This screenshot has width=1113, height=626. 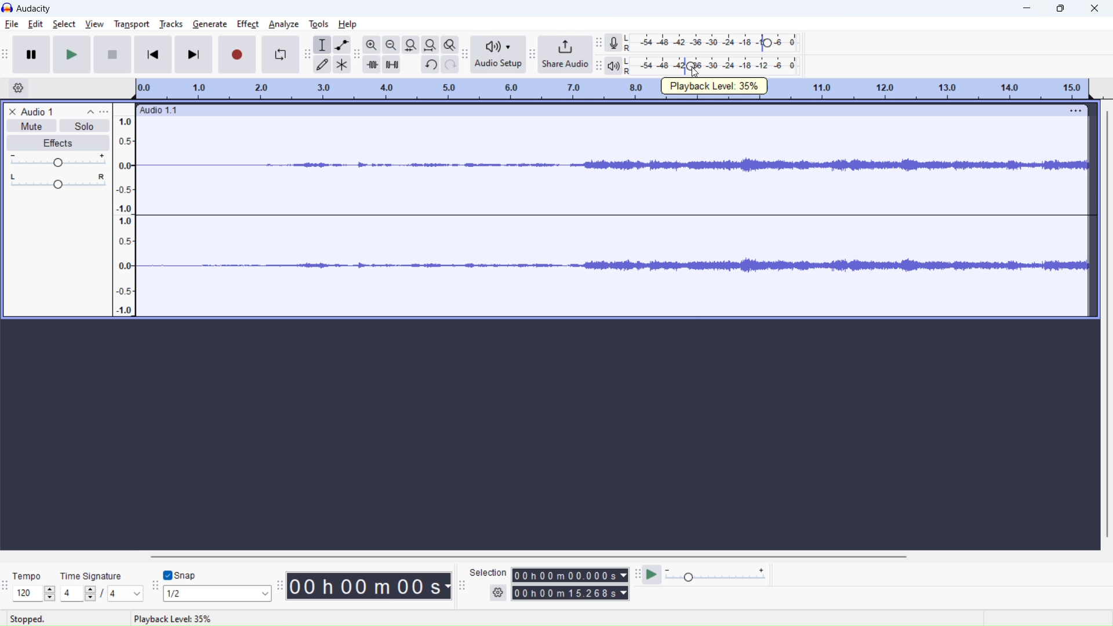 What do you see at coordinates (461, 587) in the screenshot?
I see `selection toolbar` at bounding box center [461, 587].